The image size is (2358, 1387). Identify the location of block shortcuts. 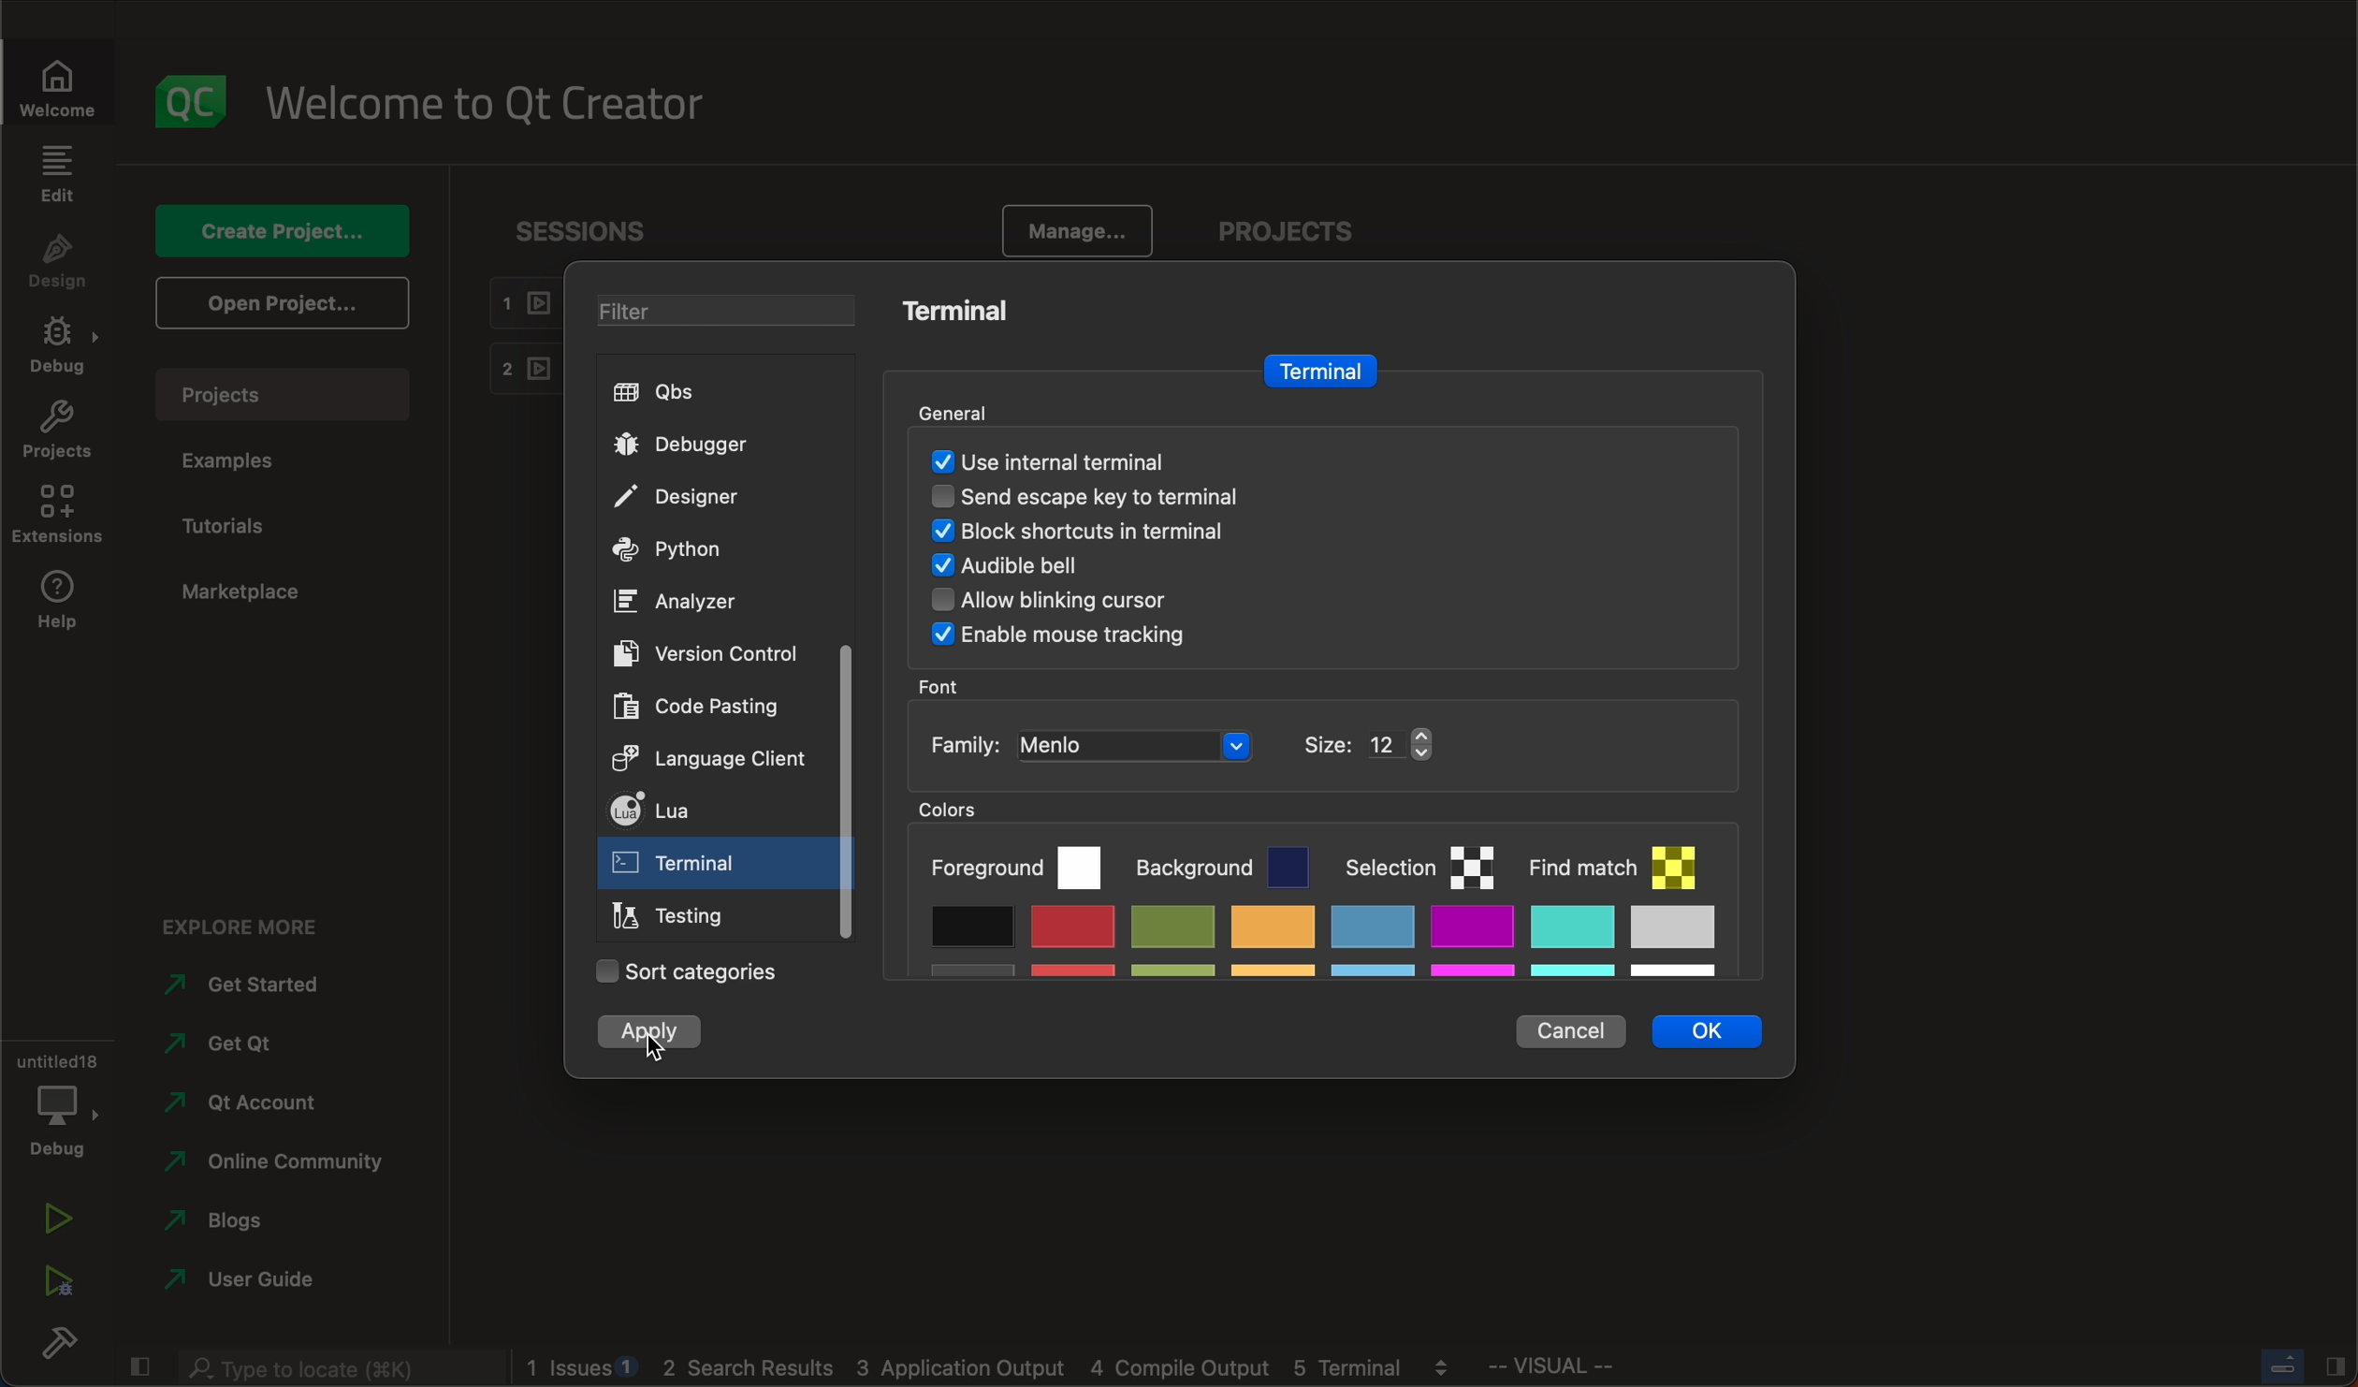
(1124, 531).